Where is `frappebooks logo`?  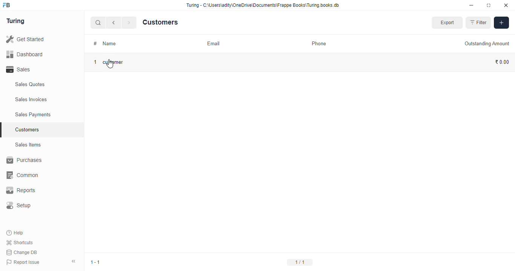
frappebooks logo is located at coordinates (9, 6).